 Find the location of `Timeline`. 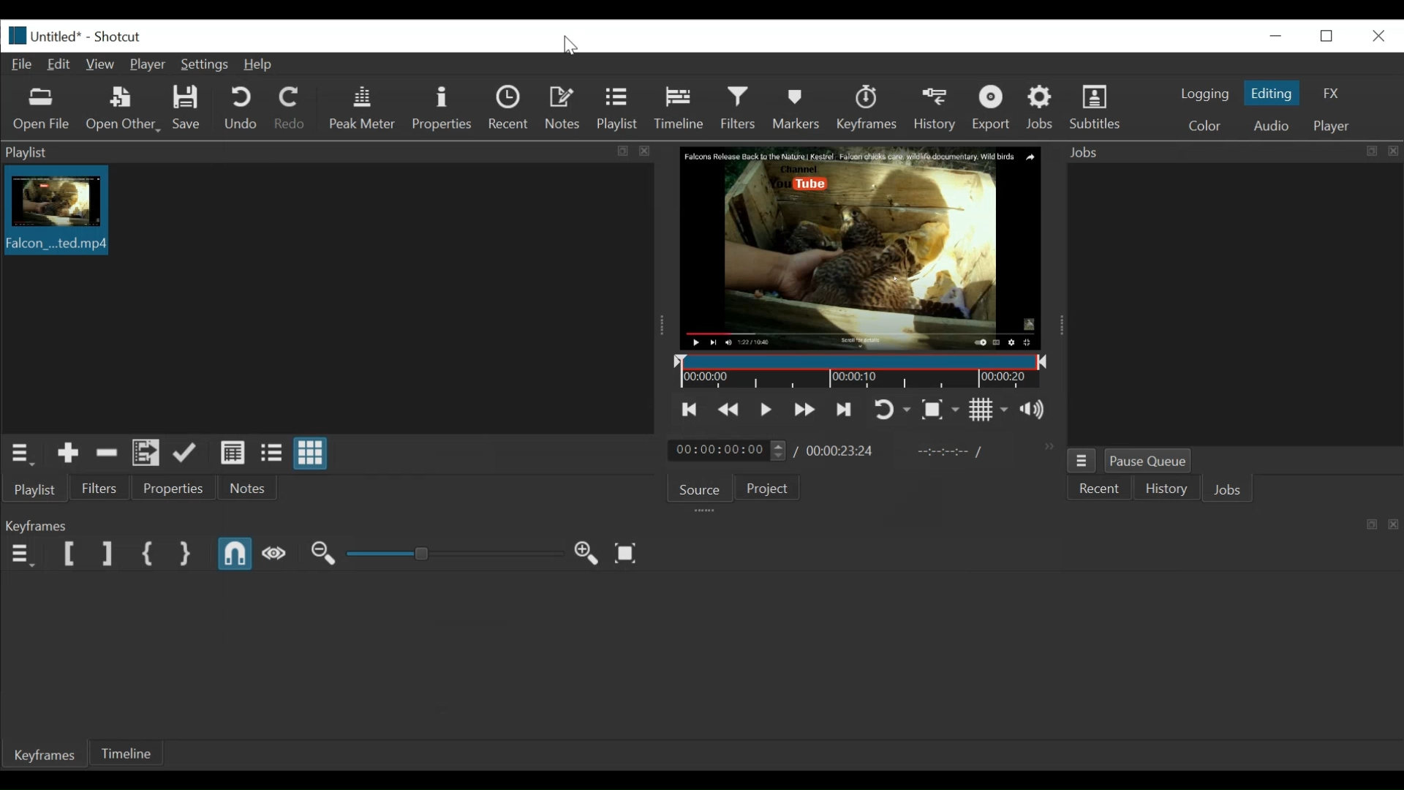

Timeline is located at coordinates (124, 755).